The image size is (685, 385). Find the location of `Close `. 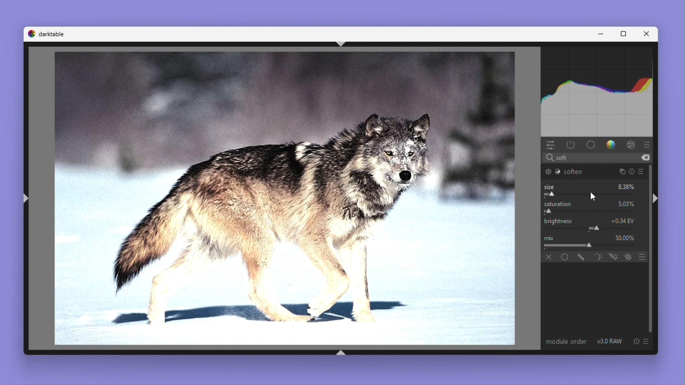

Close  is located at coordinates (649, 34).